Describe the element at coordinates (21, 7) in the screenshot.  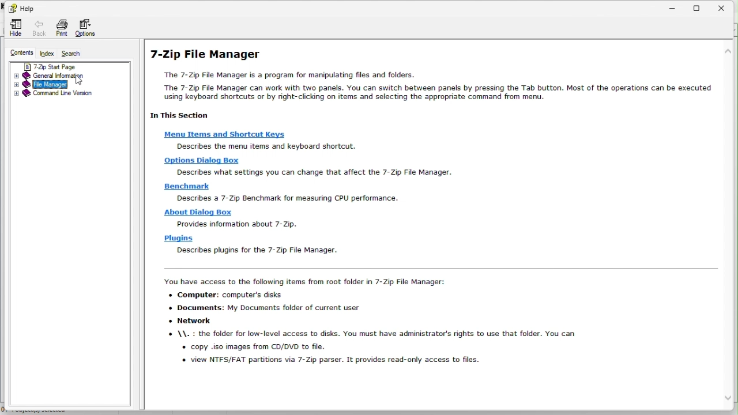
I see `help` at that location.